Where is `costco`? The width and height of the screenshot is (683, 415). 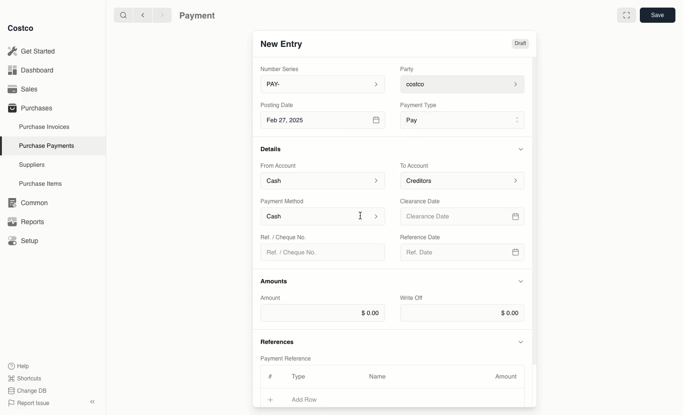 costco is located at coordinates (465, 83).